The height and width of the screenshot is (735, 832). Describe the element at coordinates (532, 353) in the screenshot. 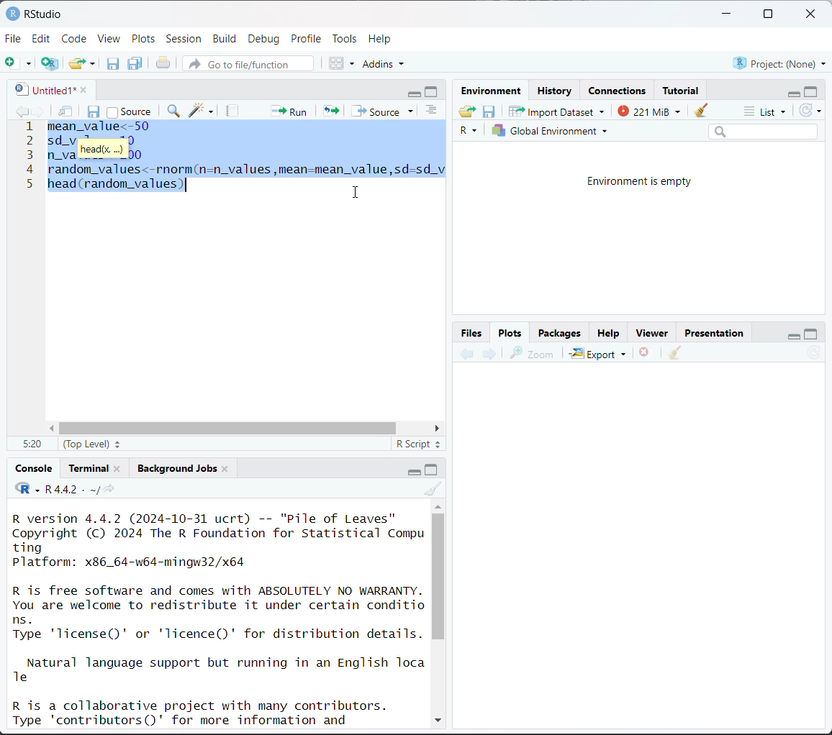

I see `zoom` at that location.